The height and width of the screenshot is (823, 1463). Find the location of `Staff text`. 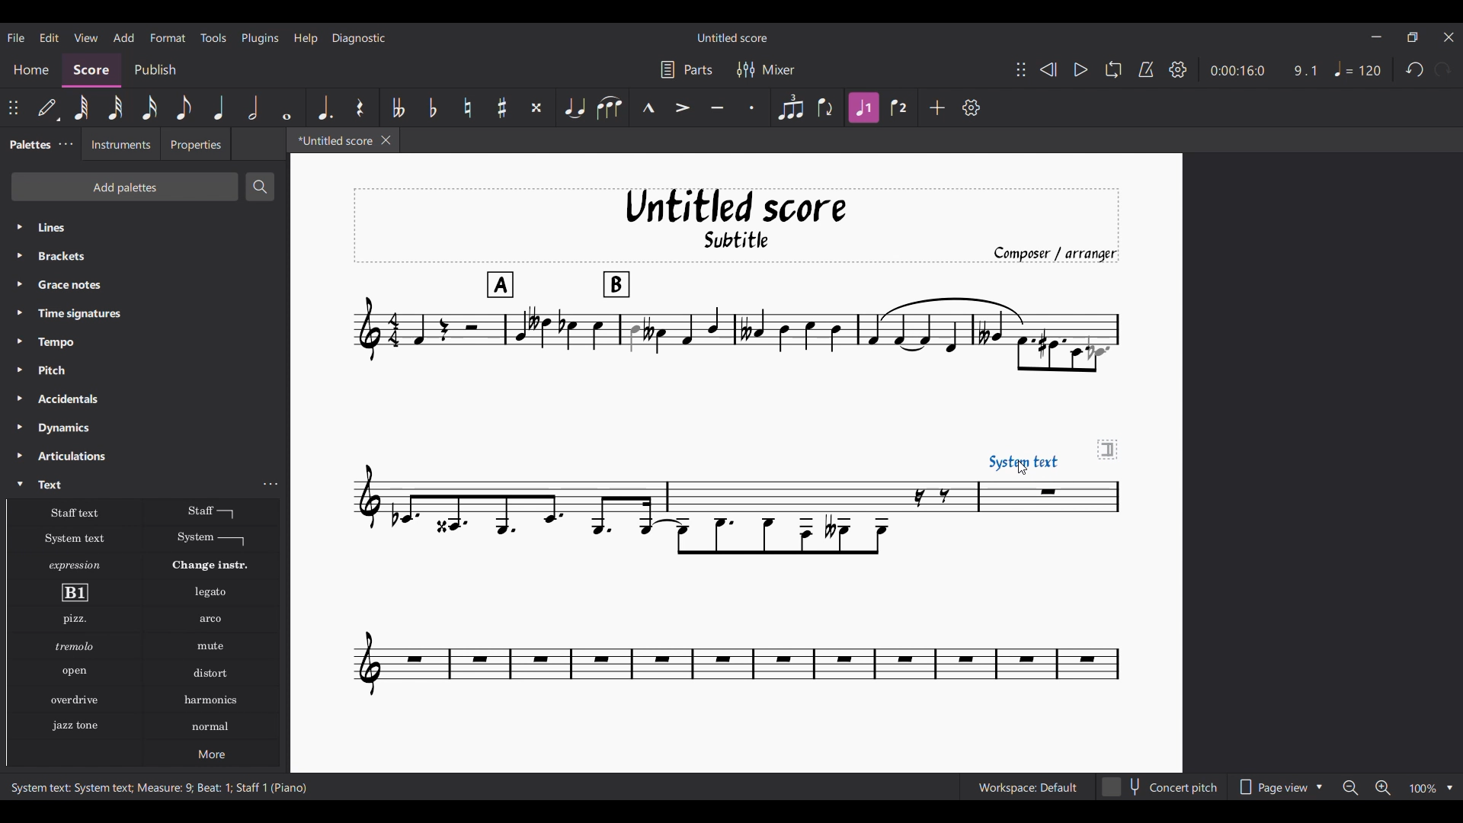

Staff text is located at coordinates (75, 511).